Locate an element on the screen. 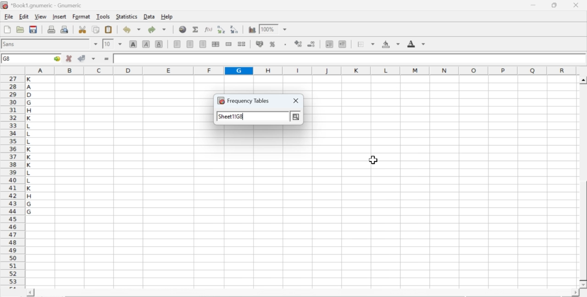 Image resolution: width=587 pixels, height=297 pixels. format selection as percentage is located at coordinates (271, 44).